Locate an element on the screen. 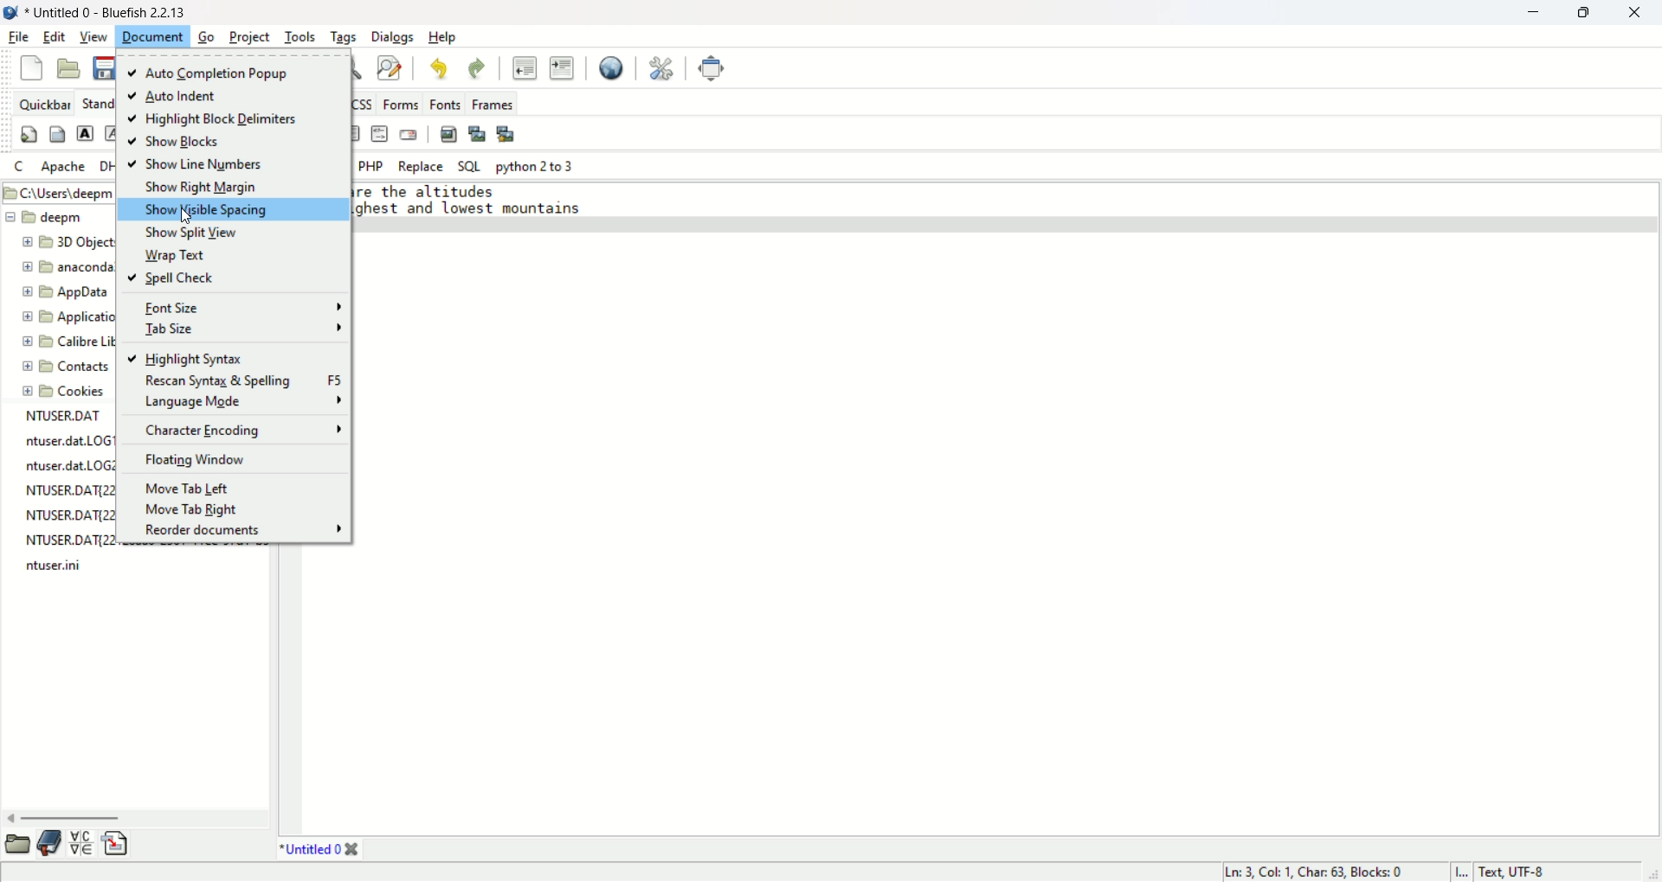 The image size is (1662, 882). advanced find and replace is located at coordinates (393, 67).